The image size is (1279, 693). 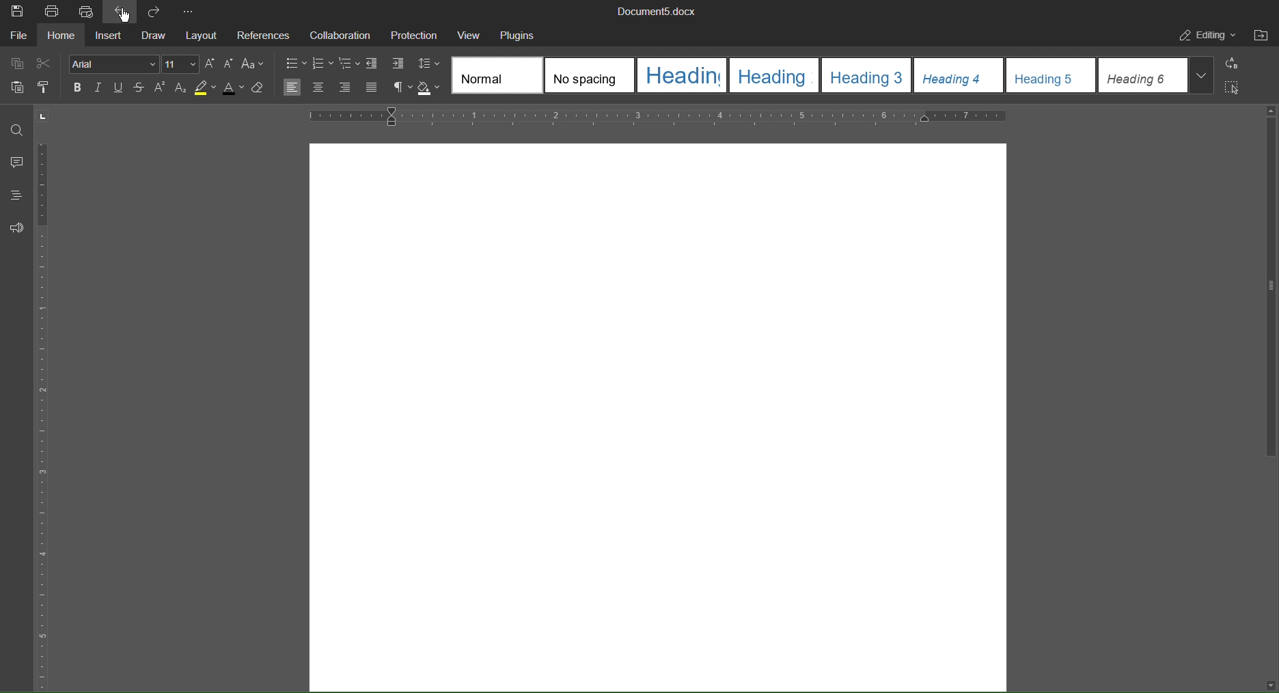 I want to click on Home, so click(x=64, y=36).